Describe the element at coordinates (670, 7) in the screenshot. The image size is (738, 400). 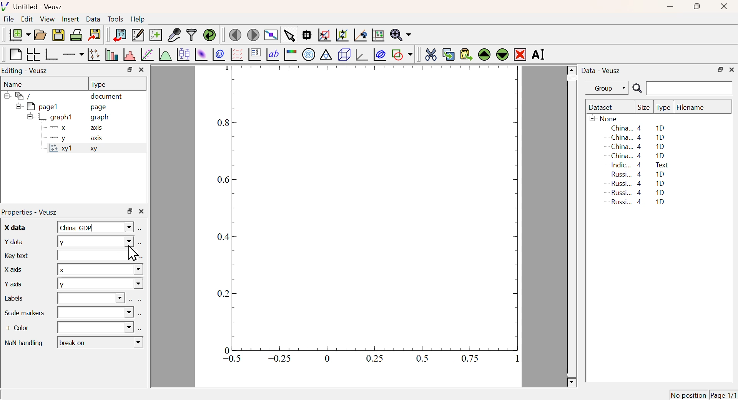
I see `Minimize` at that location.